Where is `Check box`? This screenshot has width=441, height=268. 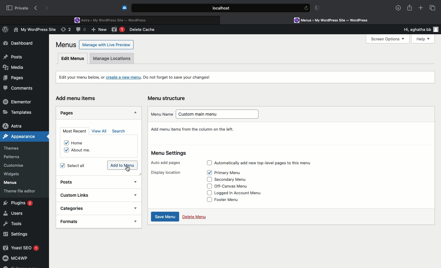
Check box is located at coordinates (209, 162).